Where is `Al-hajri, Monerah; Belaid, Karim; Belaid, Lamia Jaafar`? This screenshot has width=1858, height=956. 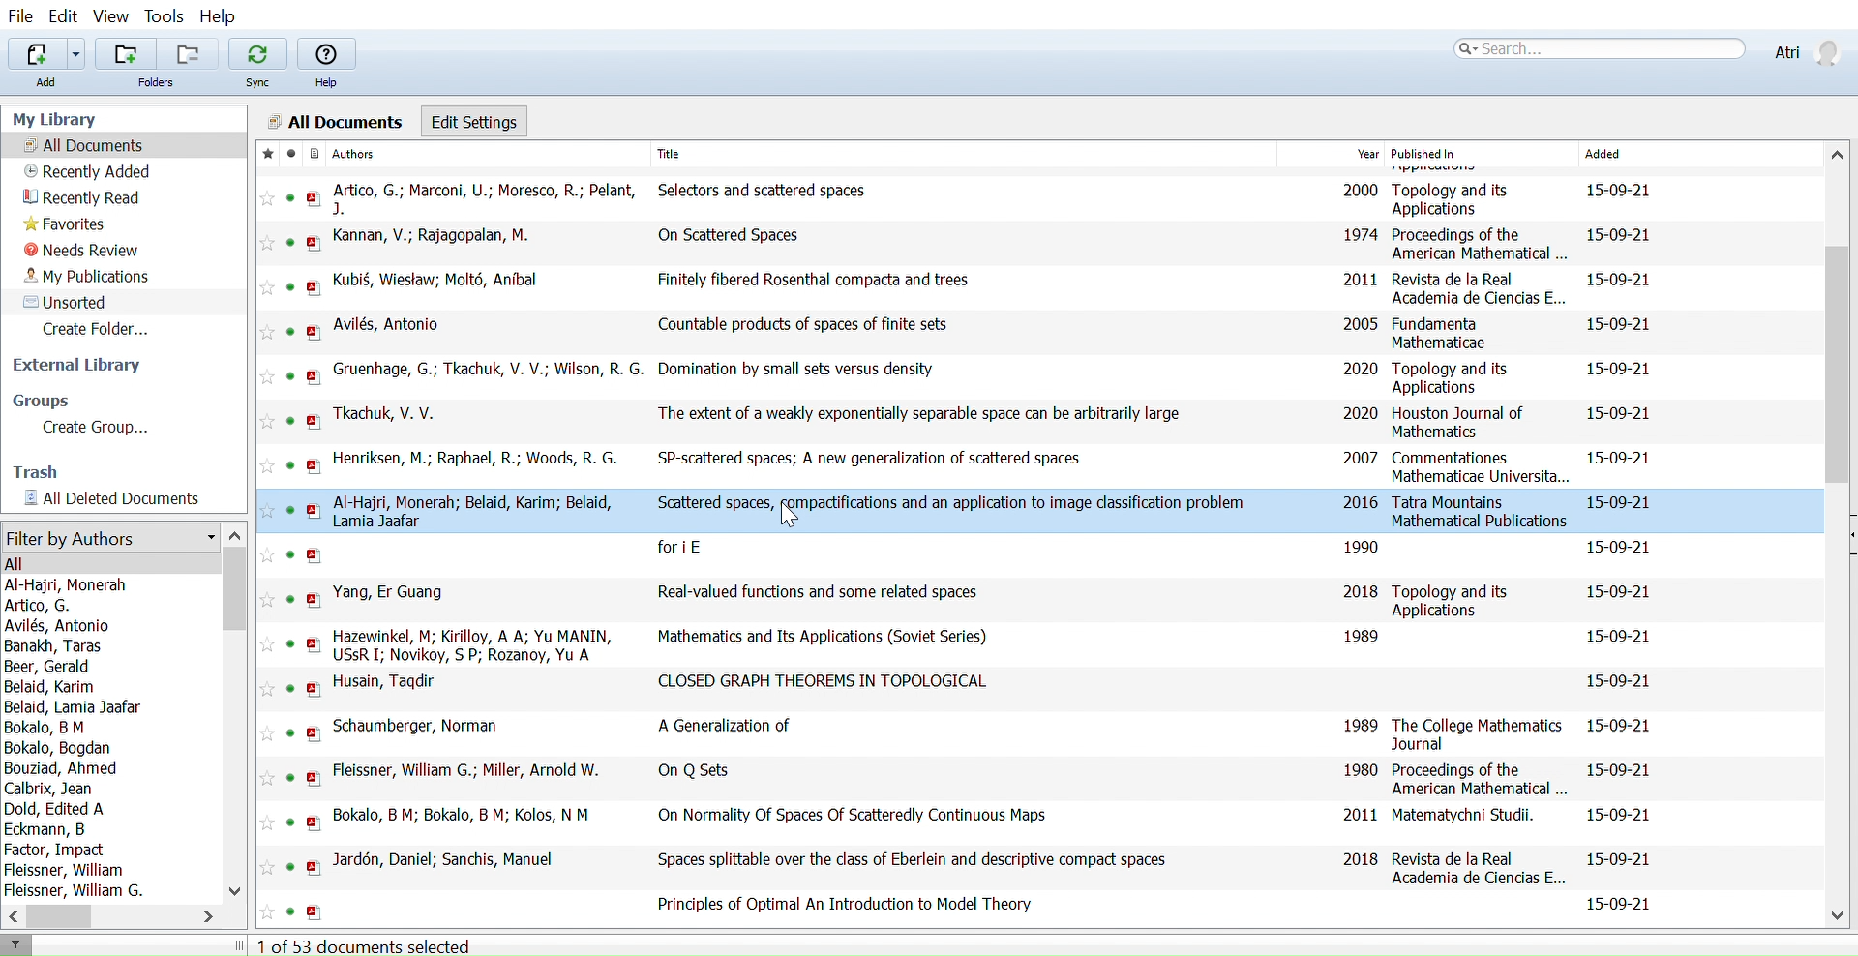 Al-hajri, Monerah; Belaid, Karim; Belaid, Lamia Jaafar is located at coordinates (481, 511).